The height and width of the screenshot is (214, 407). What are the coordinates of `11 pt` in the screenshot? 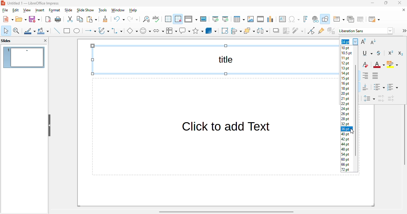 It's located at (346, 58).